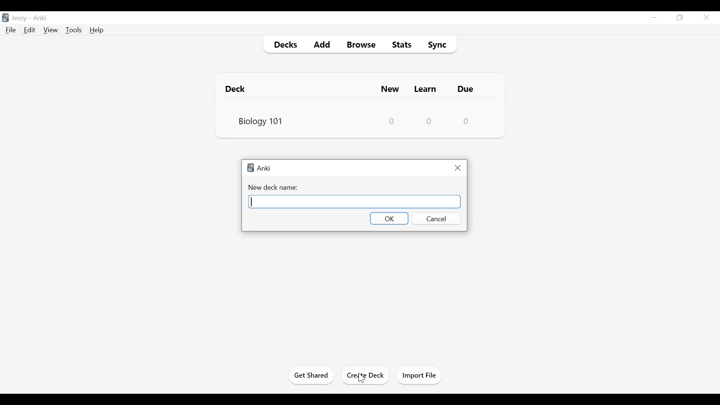 This screenshot has width=720, height=405. Describe the element at coordinates (366, 375) in the screenshot. I see `Create Deck` at that location.